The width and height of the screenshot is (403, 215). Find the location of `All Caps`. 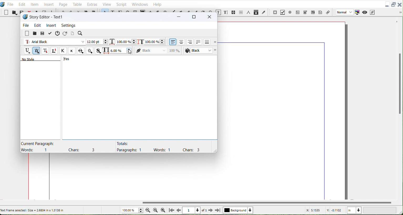

All Caps is located at coordinates (63, 51).